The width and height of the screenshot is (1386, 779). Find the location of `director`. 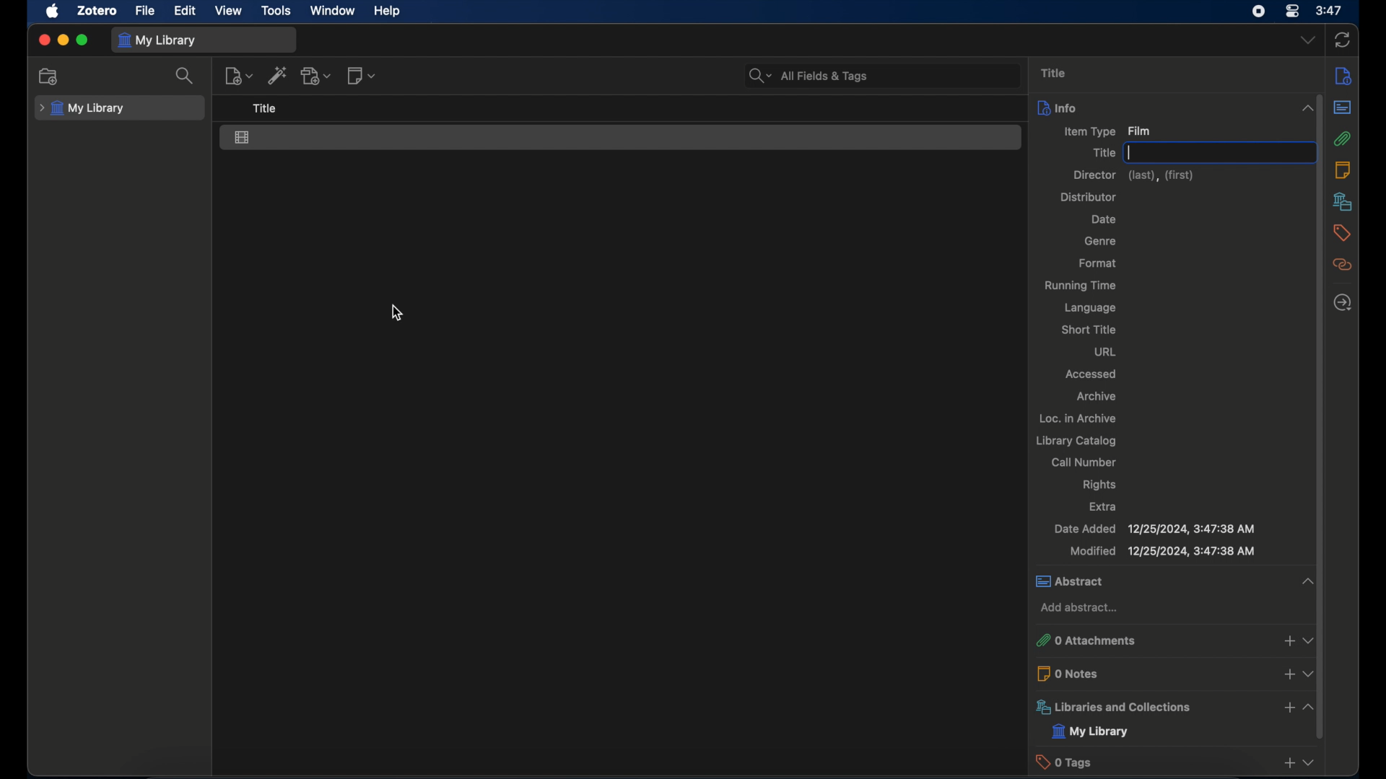

director is located at coordinates (1133, 176).